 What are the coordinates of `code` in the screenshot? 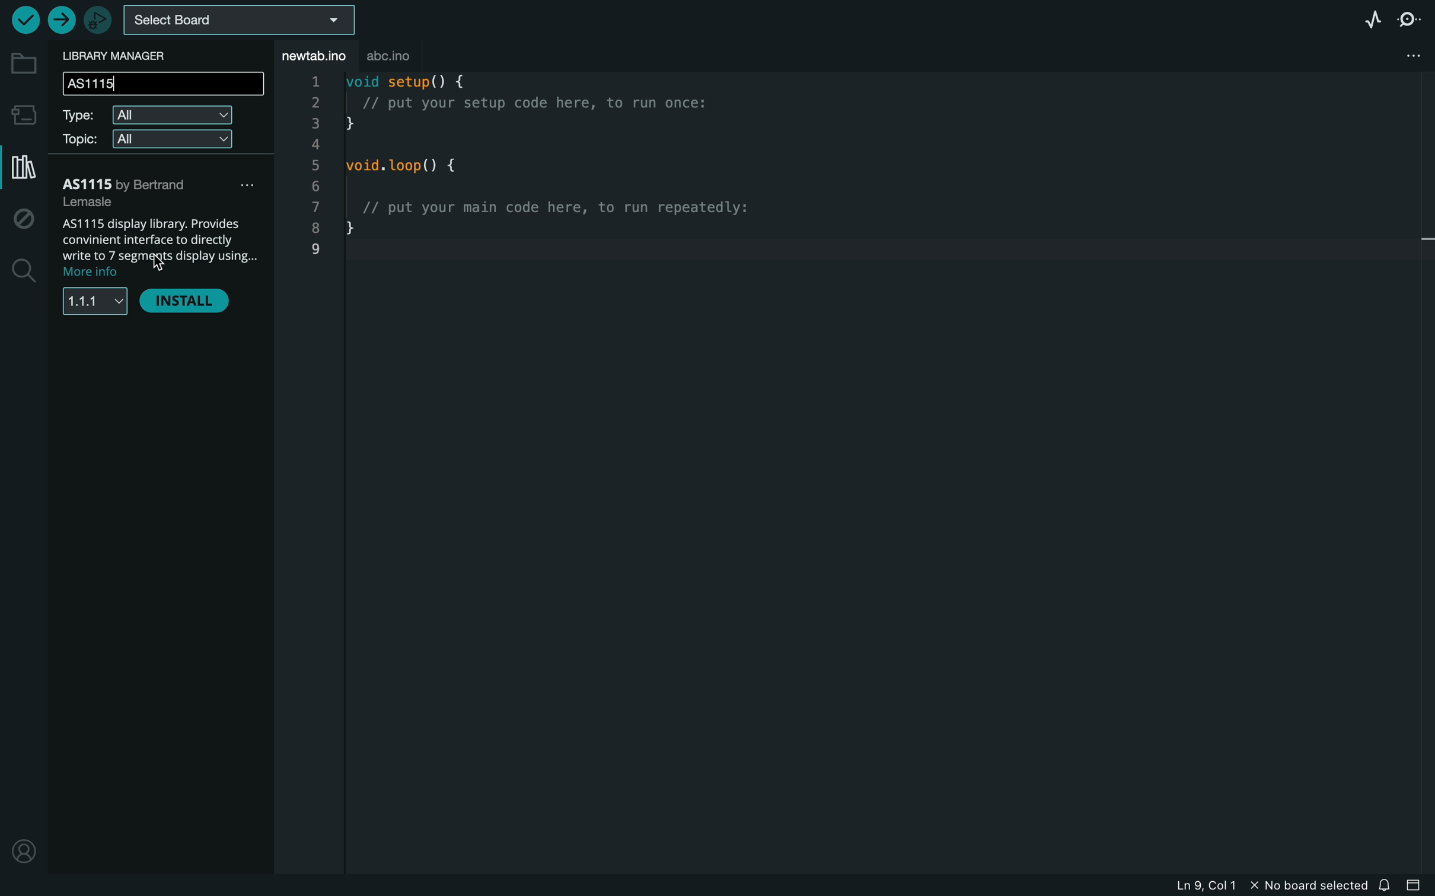 It's located at (583, 184).